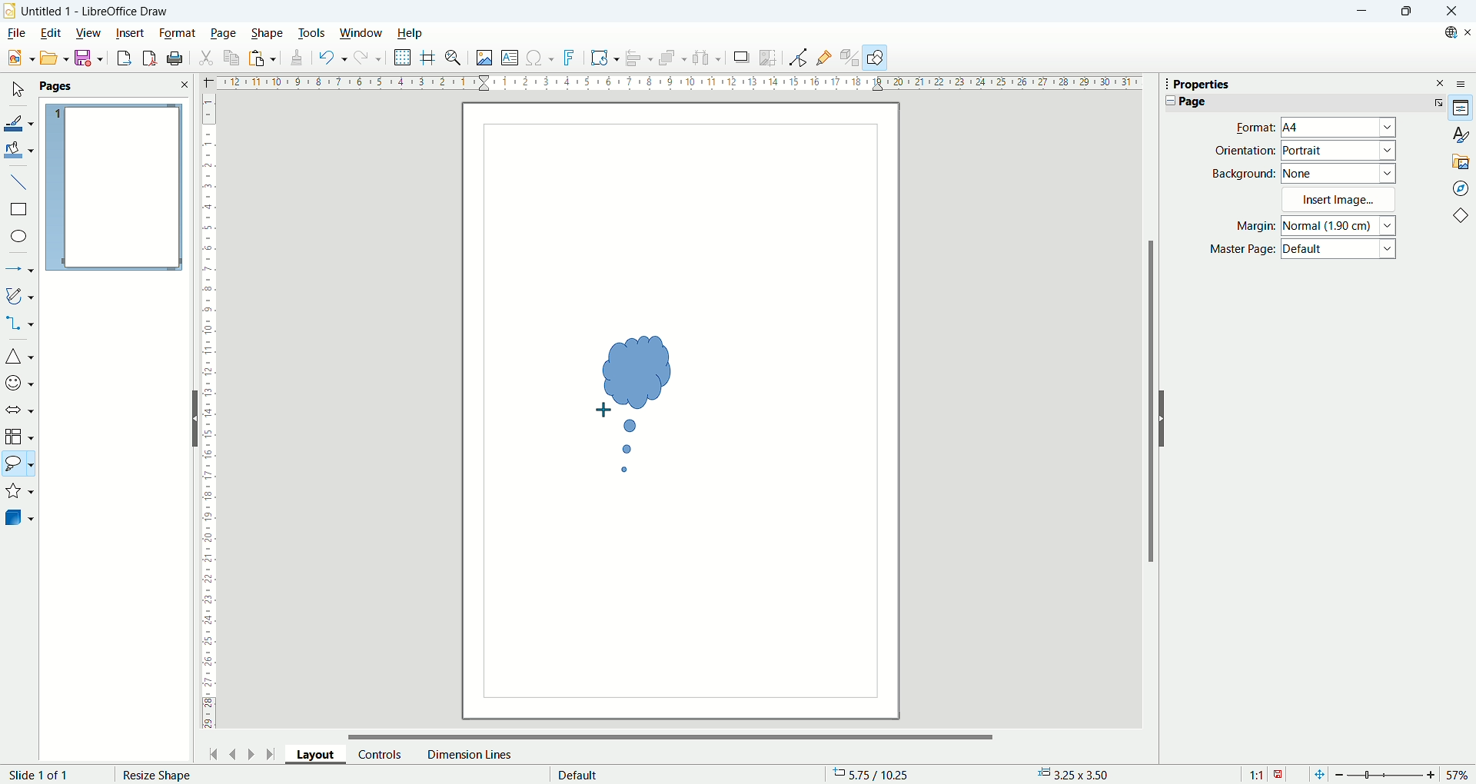  Describe the element at coordinates (20, 238) in the screenshot. I see `ellipse` at that location.